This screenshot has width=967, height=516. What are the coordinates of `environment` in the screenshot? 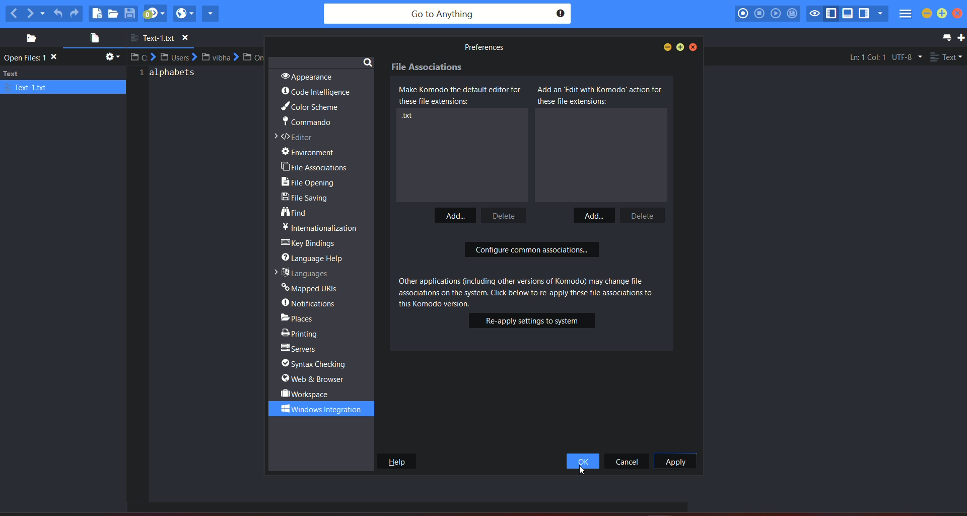 It's located at (314, 152).